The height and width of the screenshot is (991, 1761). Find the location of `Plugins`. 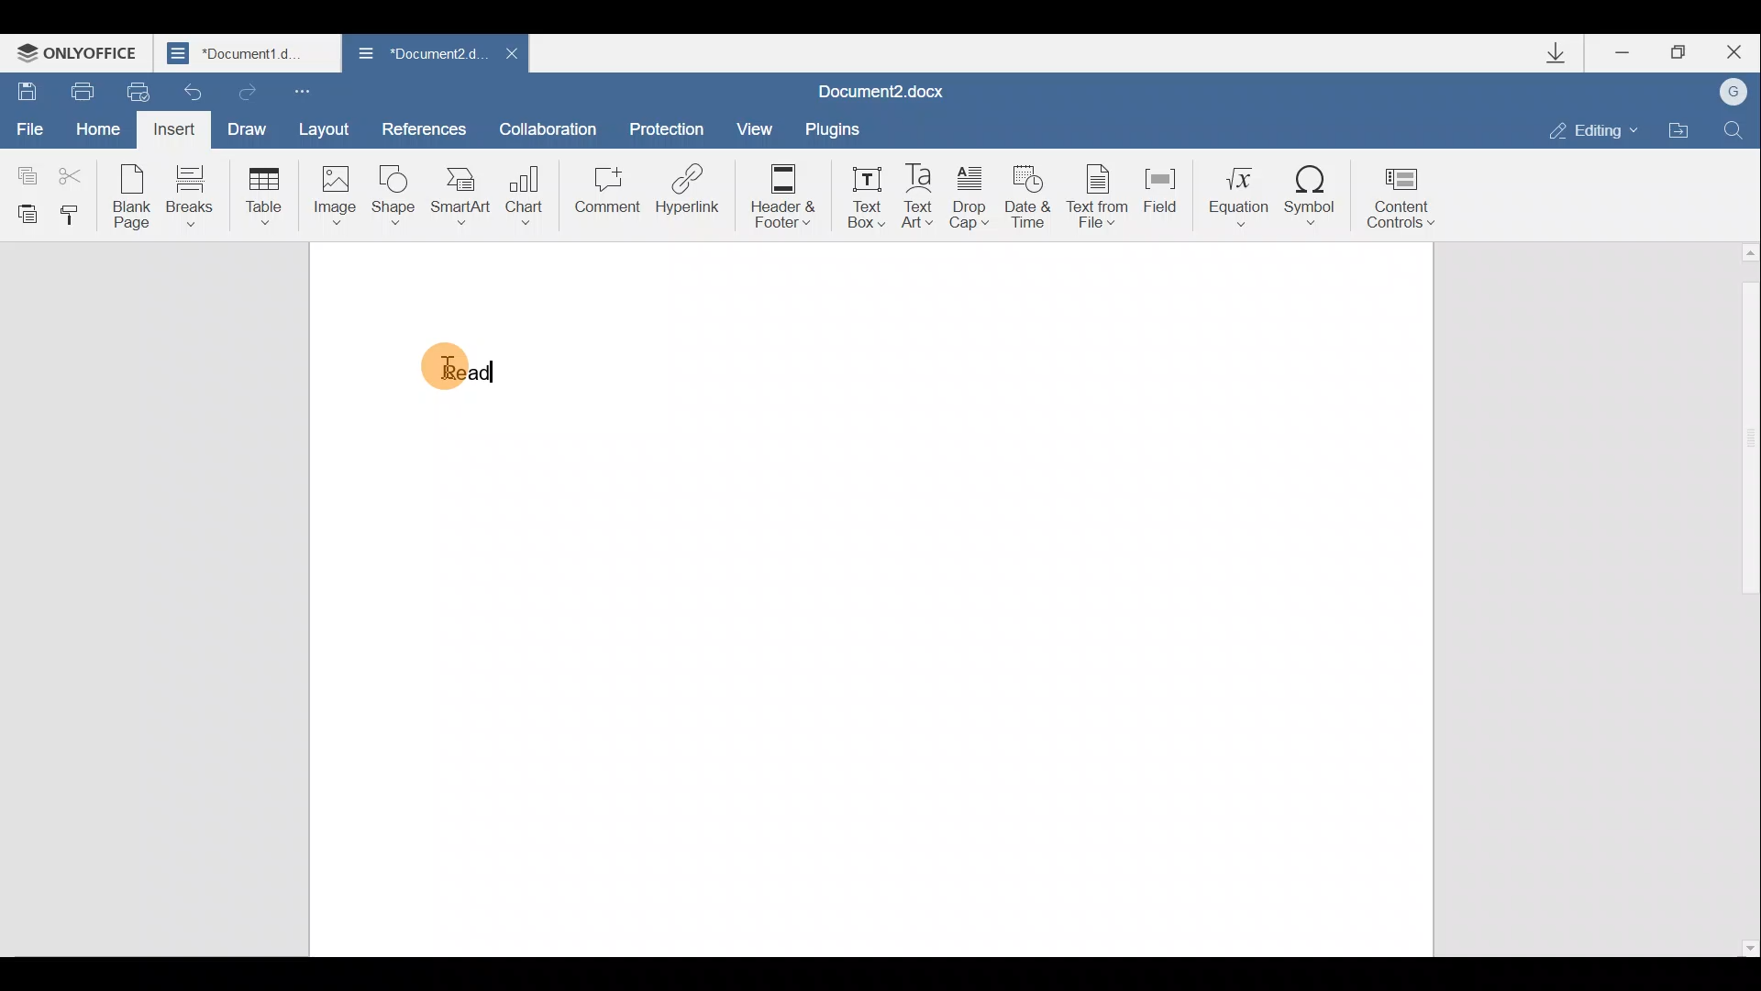

Plugins is located at coordinates (830, 128).